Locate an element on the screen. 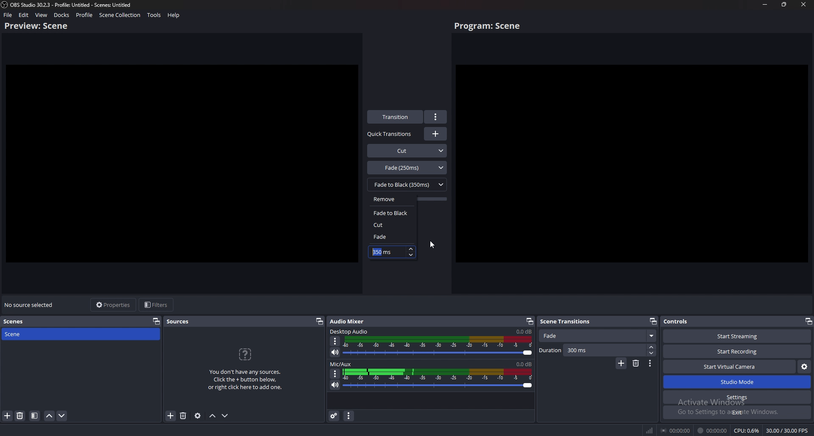 Image resolution: width=814 pixels, height=436 pixels. scene collection is located at coordinates (120, 15).